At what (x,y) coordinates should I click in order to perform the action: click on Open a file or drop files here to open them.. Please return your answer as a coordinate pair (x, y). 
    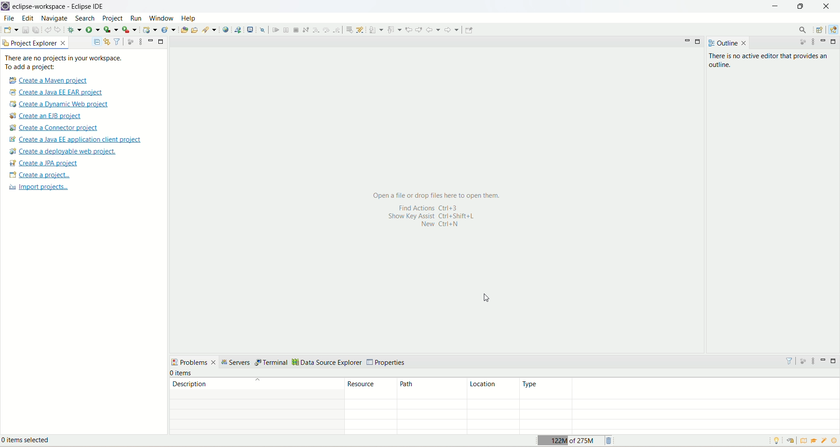
    Looking at the image, I should click on (438, 195).